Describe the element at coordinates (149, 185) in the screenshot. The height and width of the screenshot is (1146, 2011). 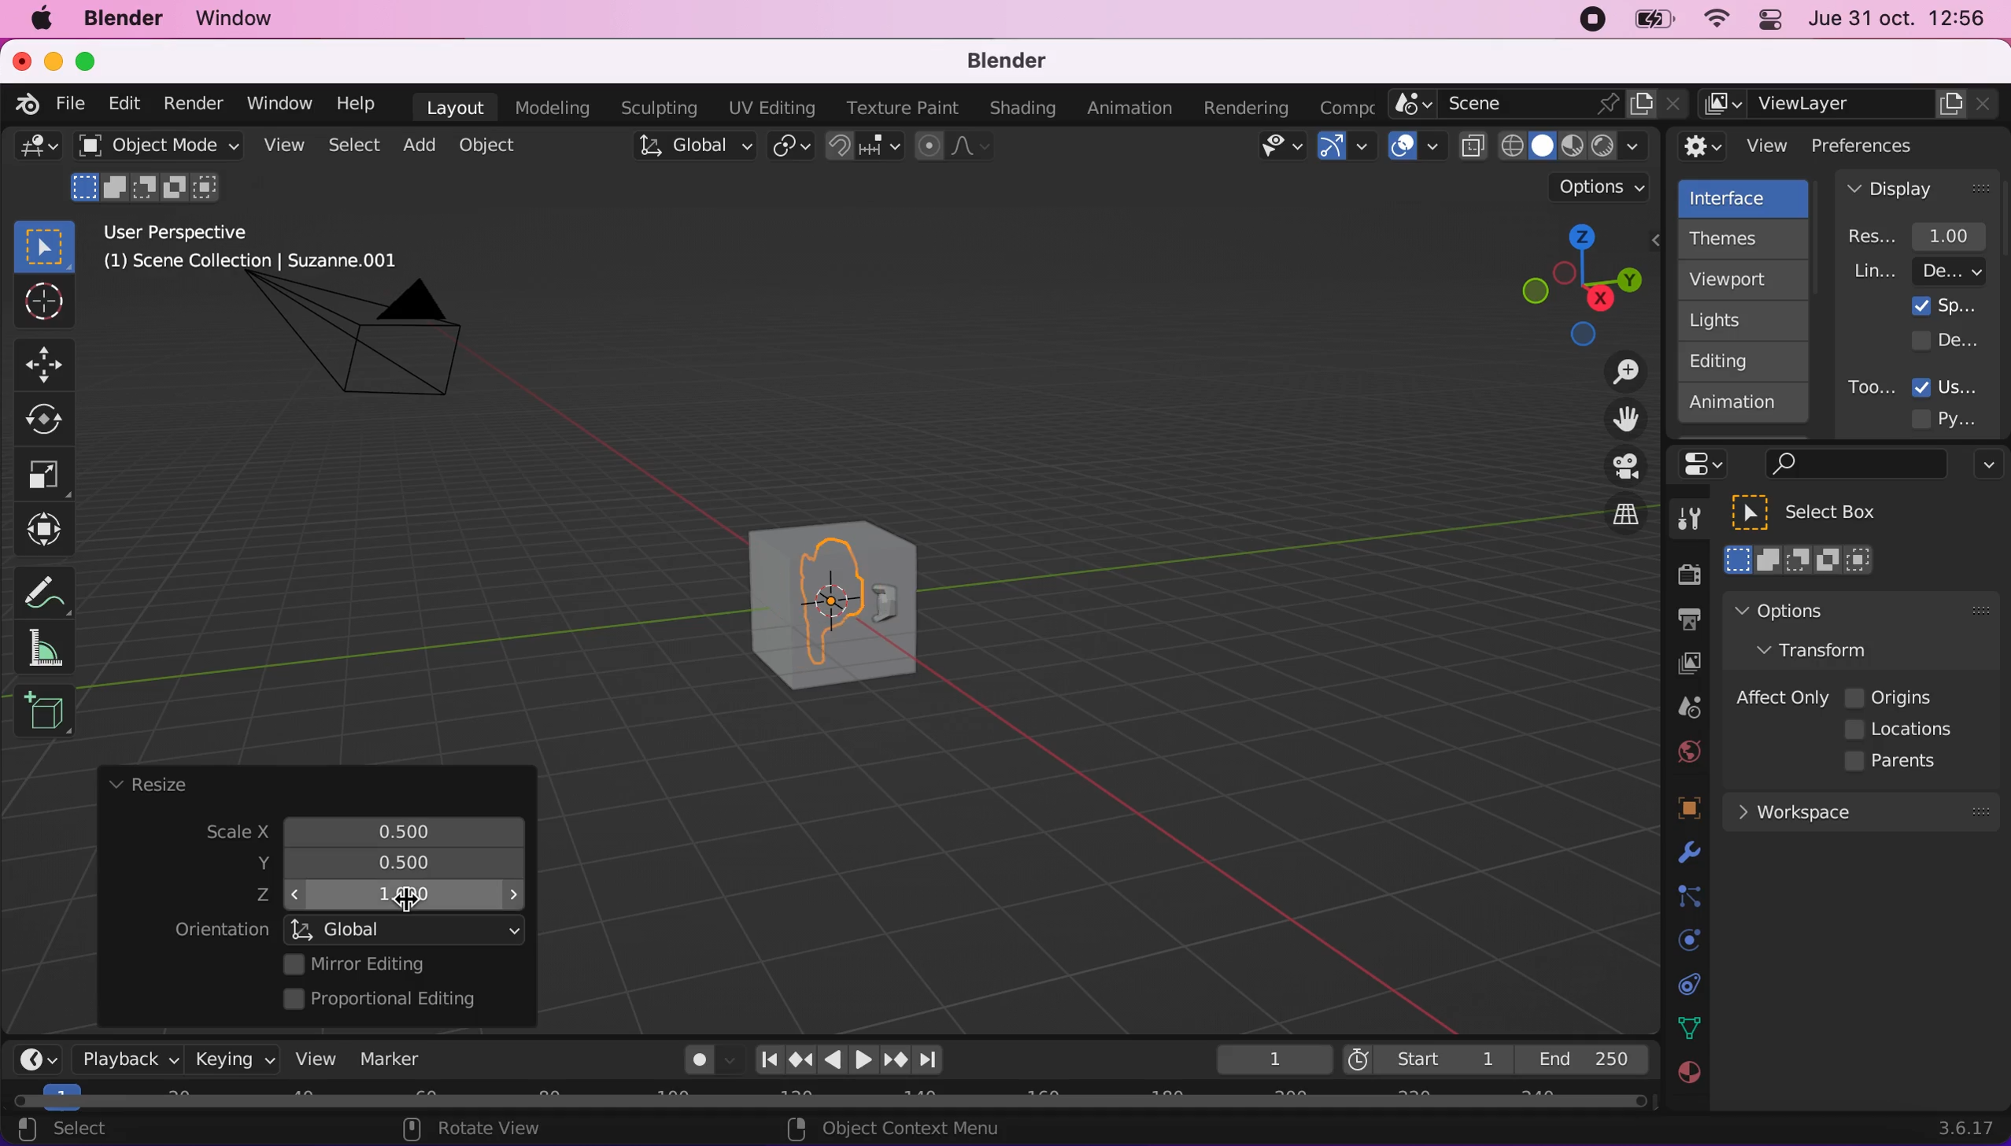
I see `mode` at that location.